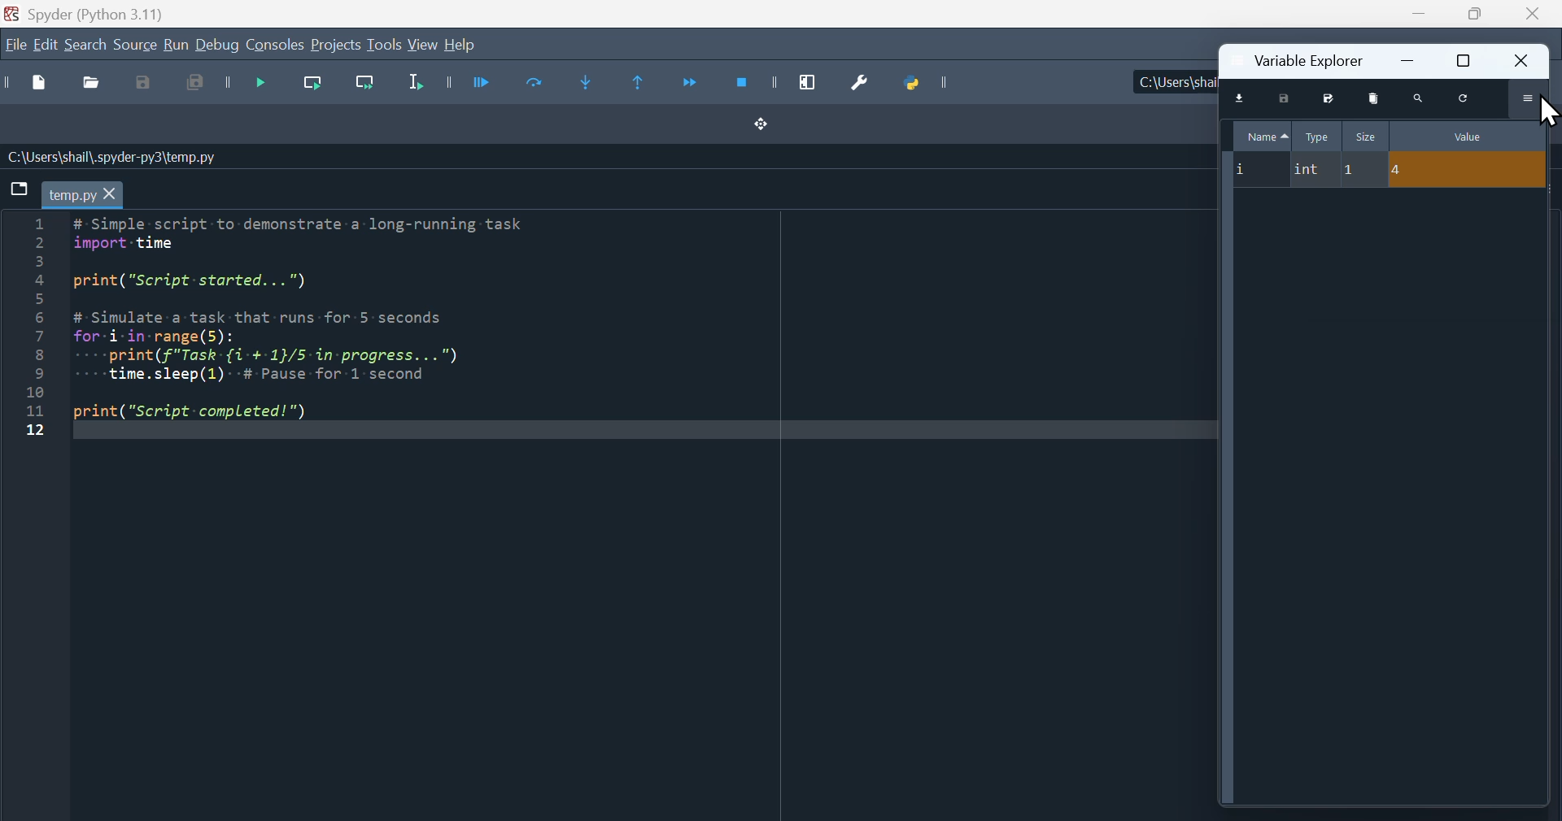  What do you see at coordinates (1464, 60) in the screenshot?
I see `restore` at bounding box center [1464, 60].